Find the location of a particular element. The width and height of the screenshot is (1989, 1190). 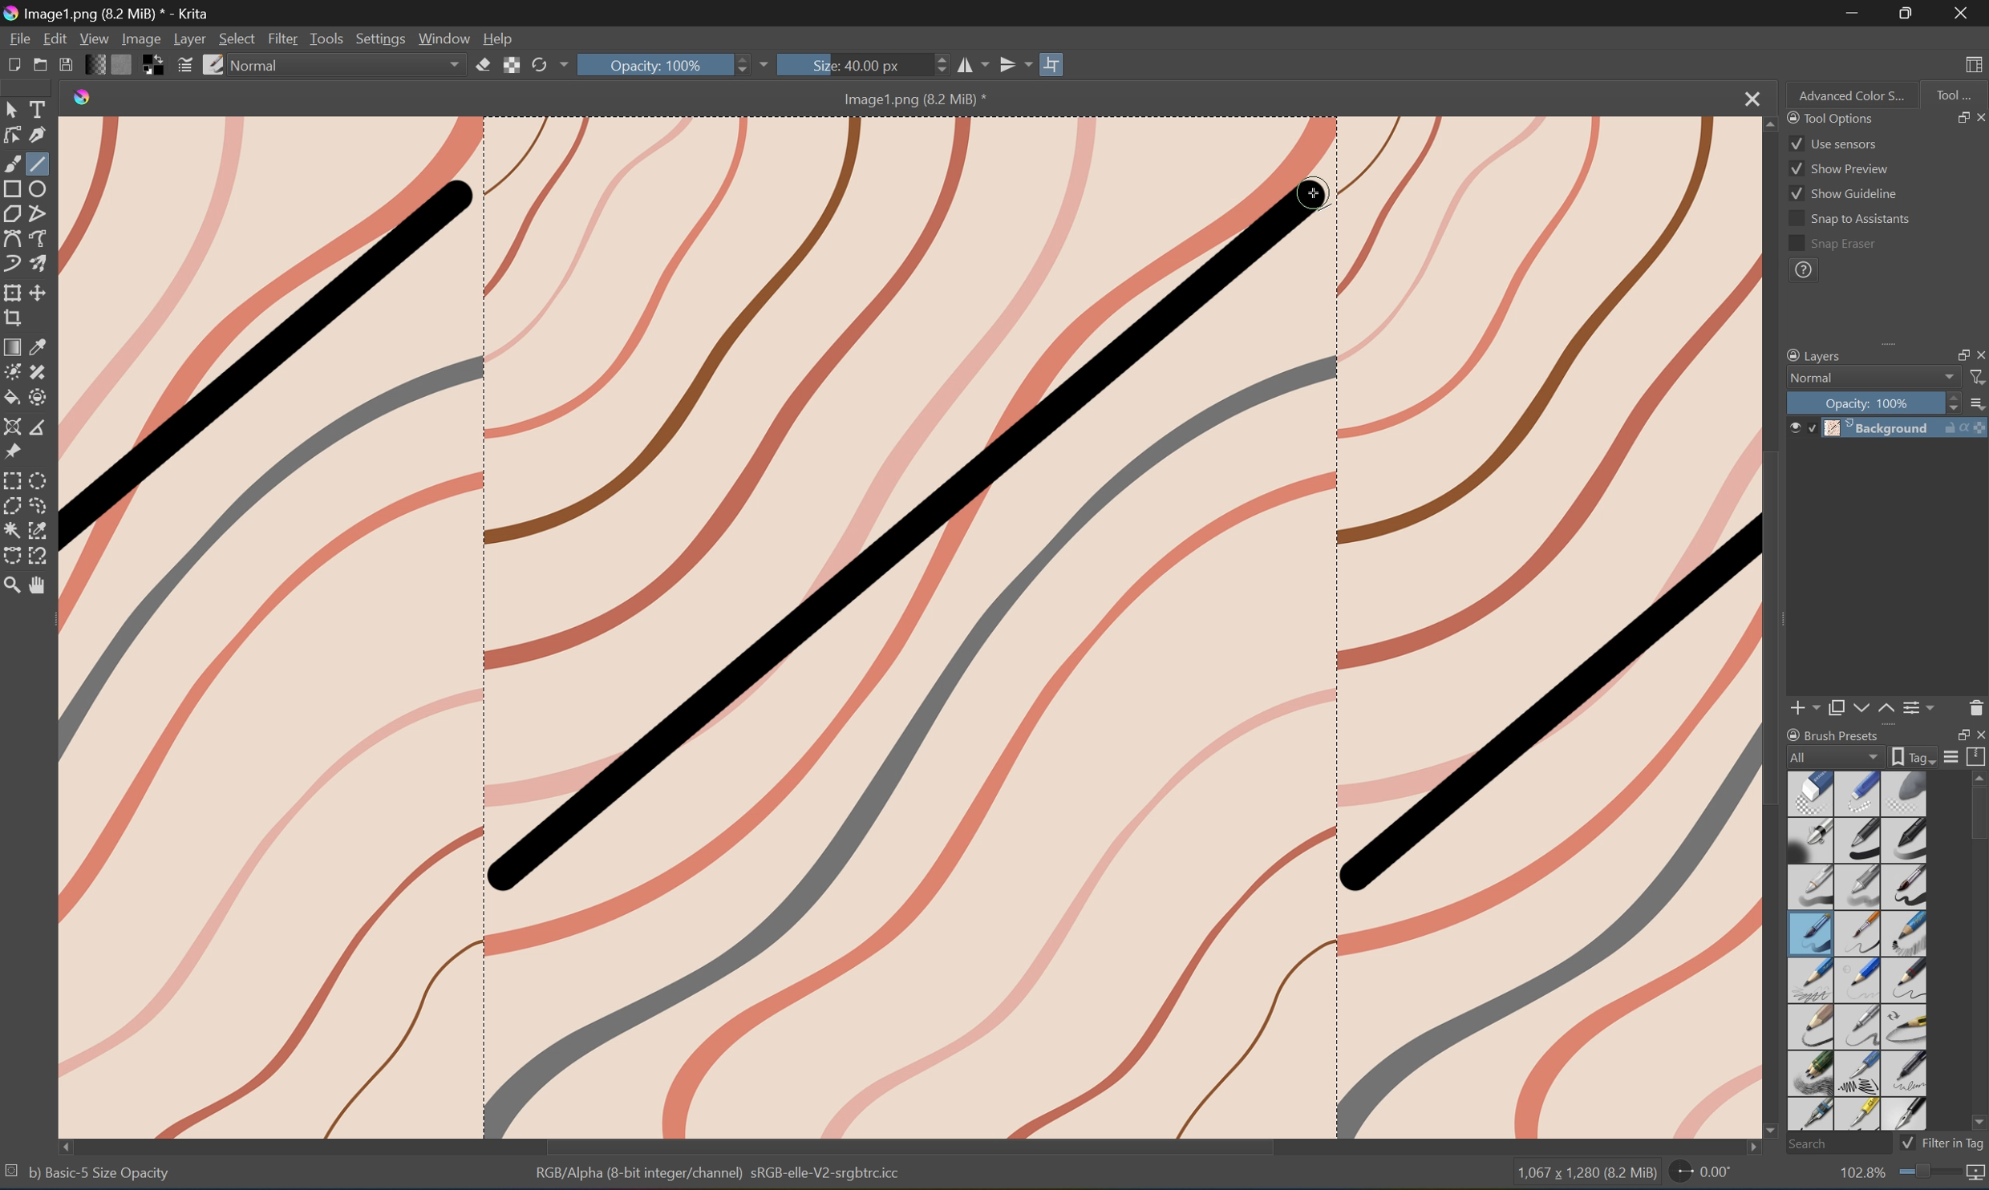

Normal is located at coordinates (261, 64).